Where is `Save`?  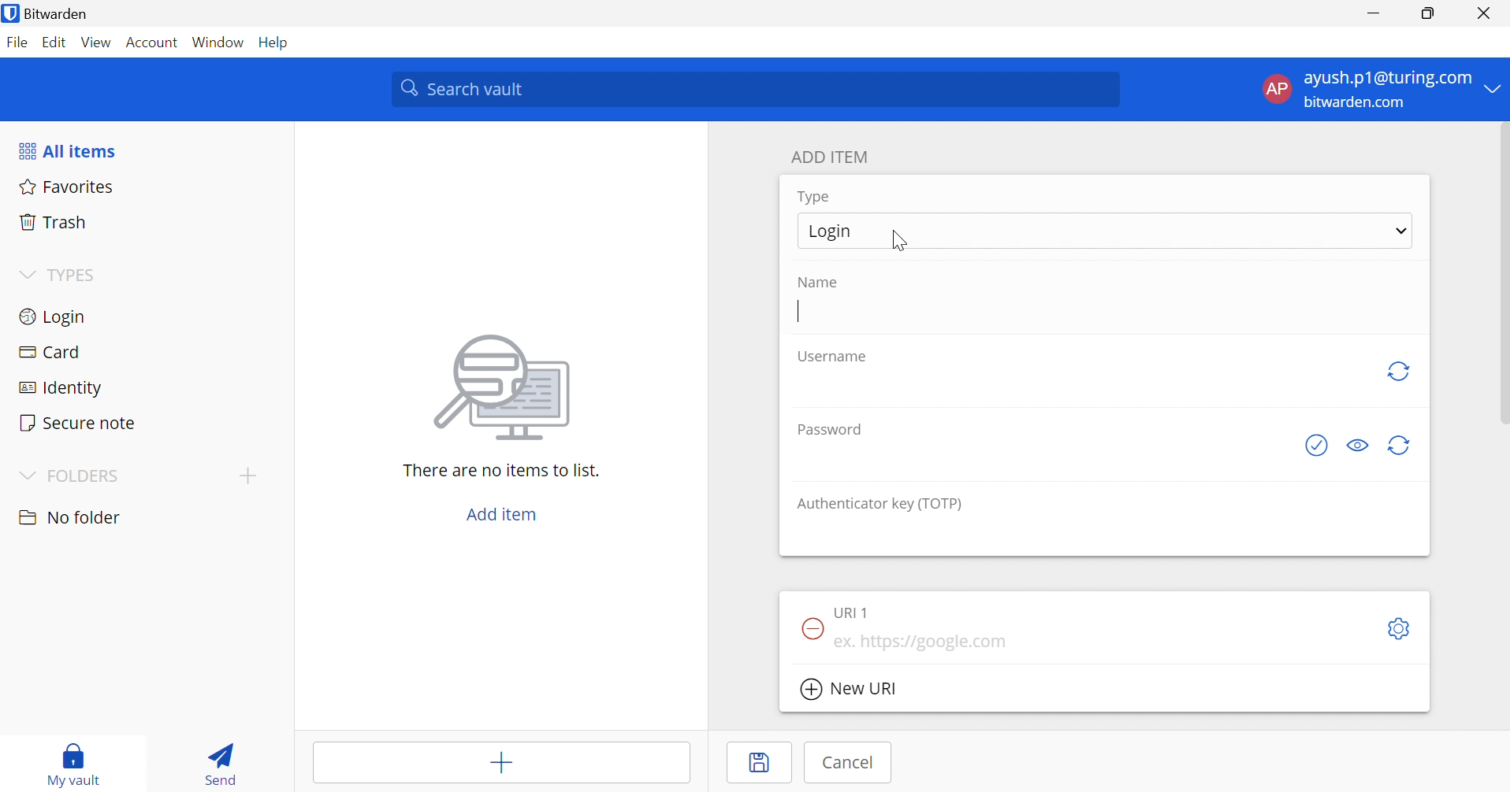 Save is located at coordinates (764, 764).